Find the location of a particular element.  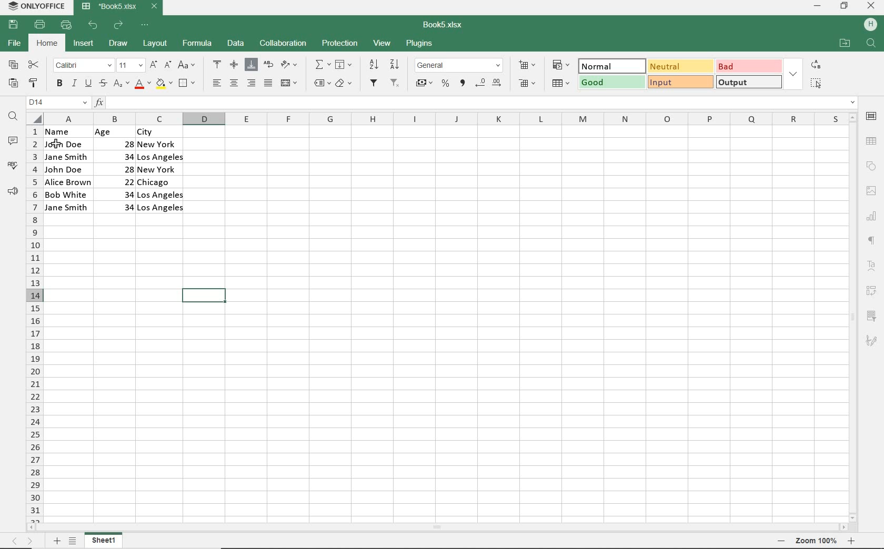

REPLACE is located at coordinates (815, 64).